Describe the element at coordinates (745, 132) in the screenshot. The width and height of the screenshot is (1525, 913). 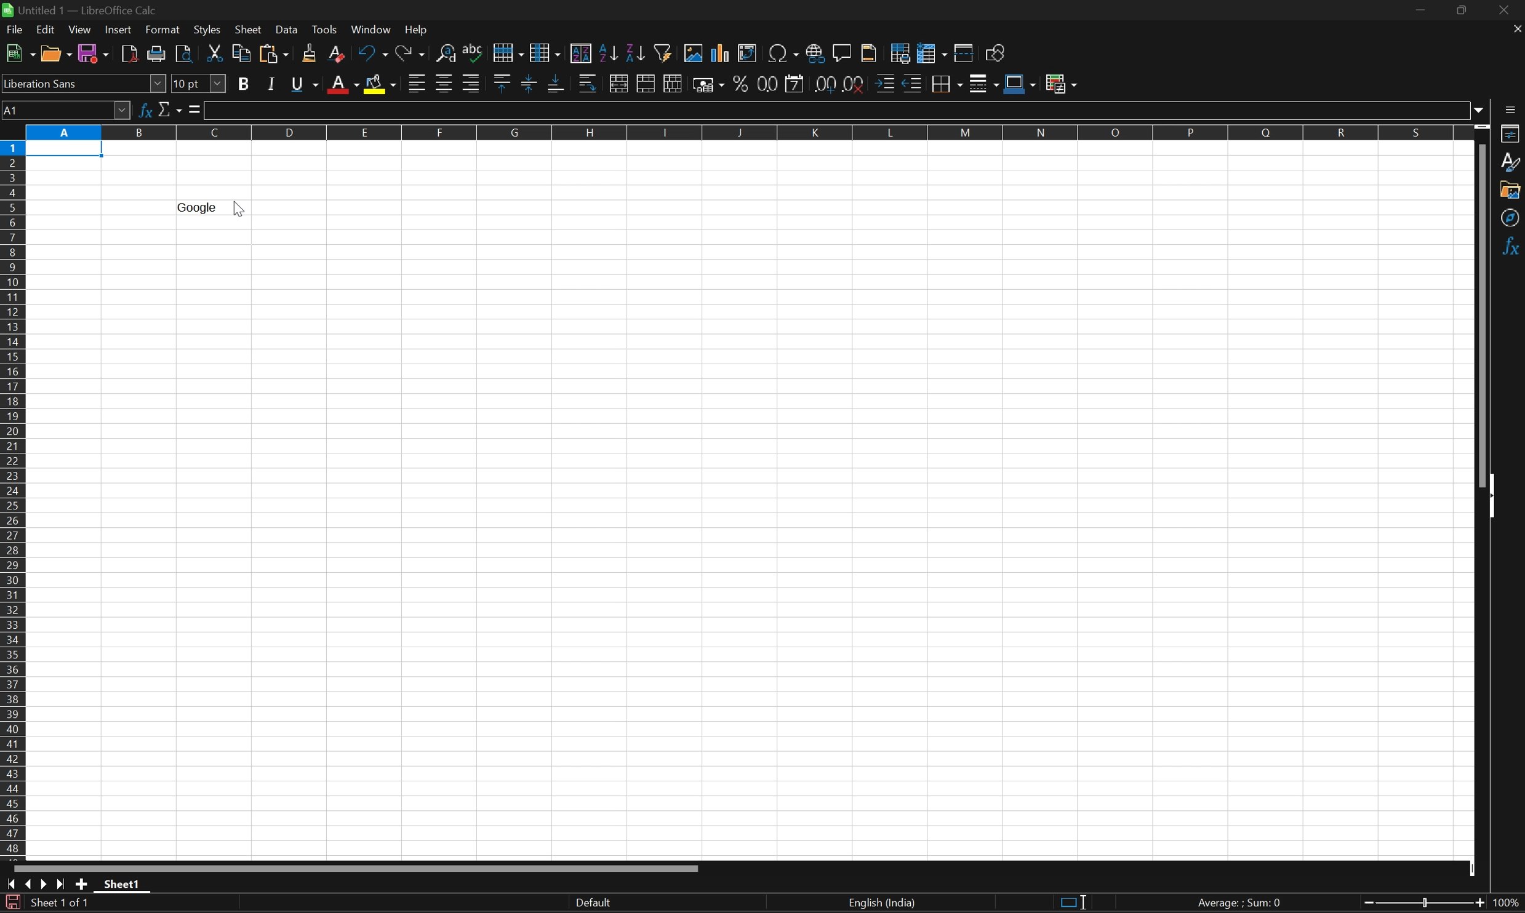
I see `Column names` at that location.